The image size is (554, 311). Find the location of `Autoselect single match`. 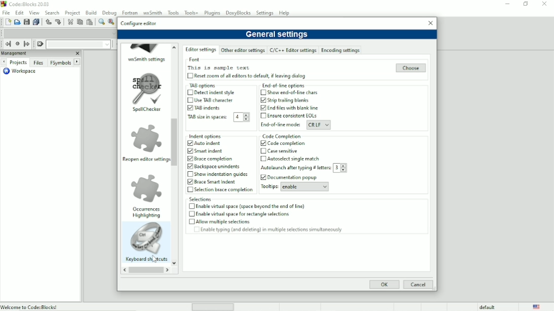

Autoselect single match is located at coordinates (293, 159).